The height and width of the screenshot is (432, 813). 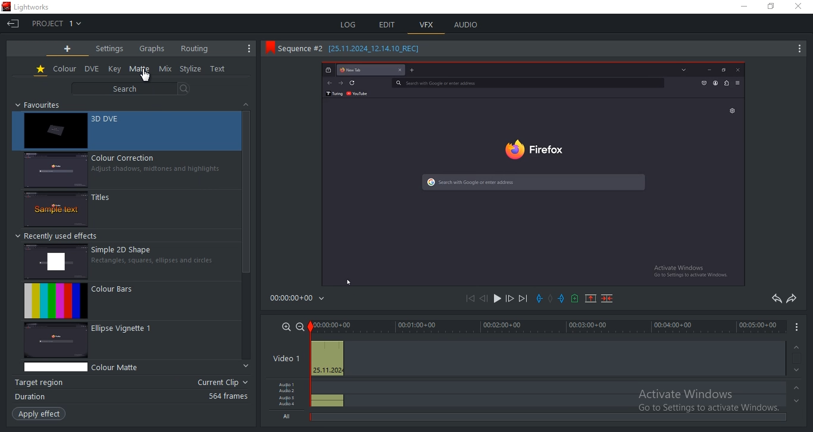 I want to click on dve, so click(x=93, y=69).